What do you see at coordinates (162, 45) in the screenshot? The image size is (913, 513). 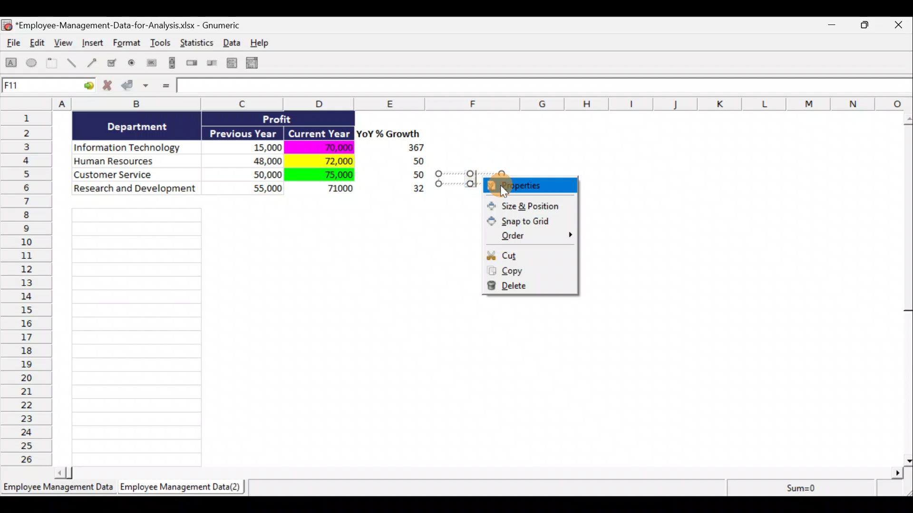 I see `Tools` at bounding box center [162, 45].